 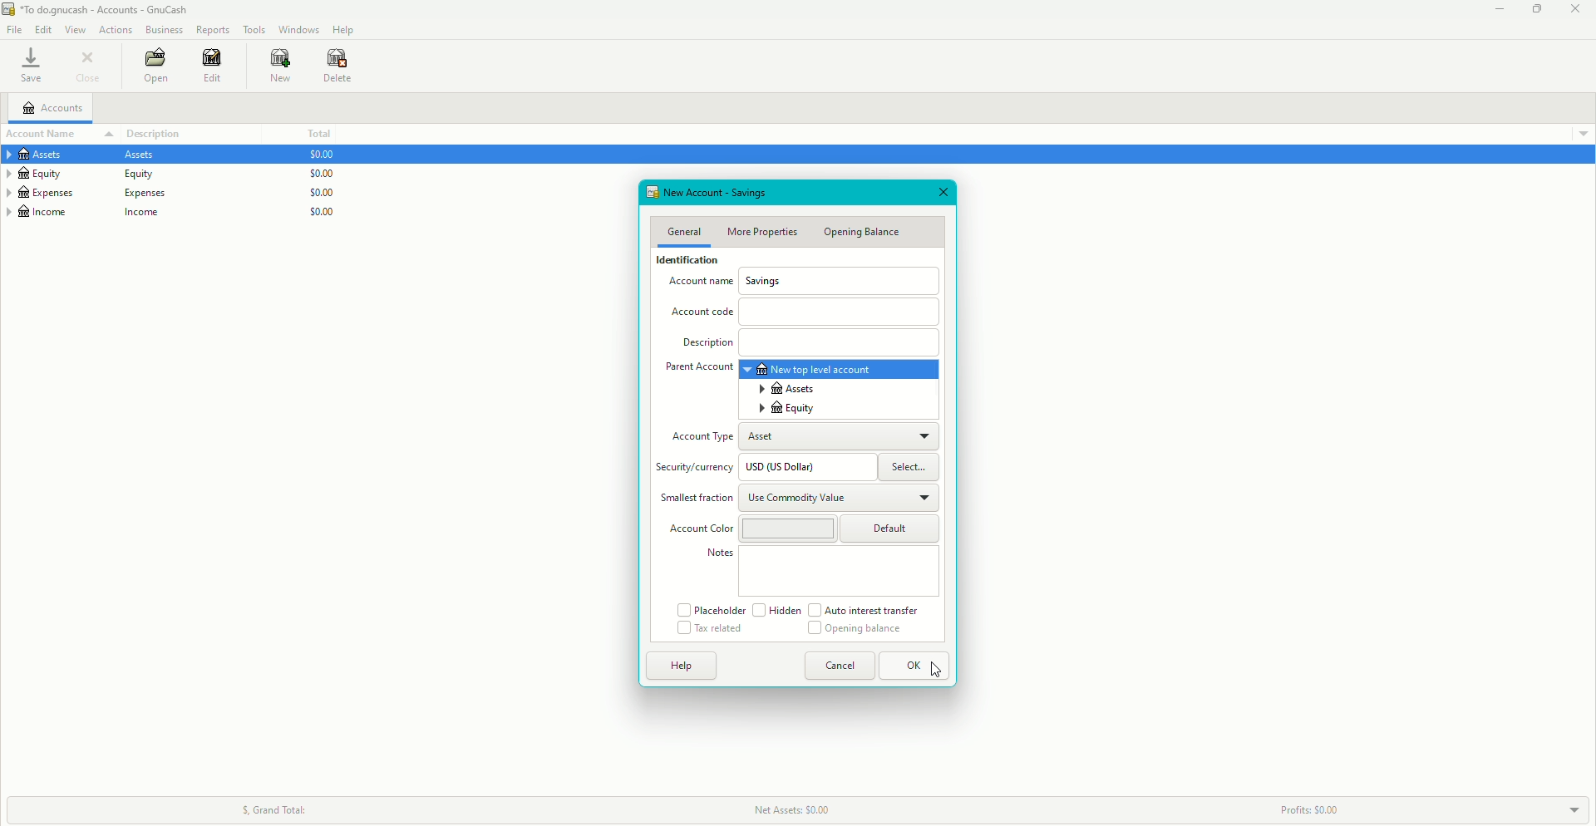 What do you see at coordinates (98, 11) in the screenshot?
I see `GnuCash` at bounding box center [98, 11].